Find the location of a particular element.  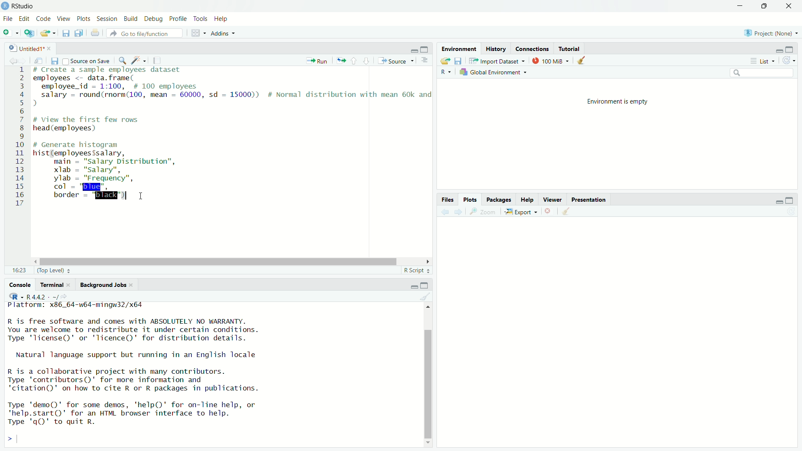

Environment is located at coordinates (459, 49).